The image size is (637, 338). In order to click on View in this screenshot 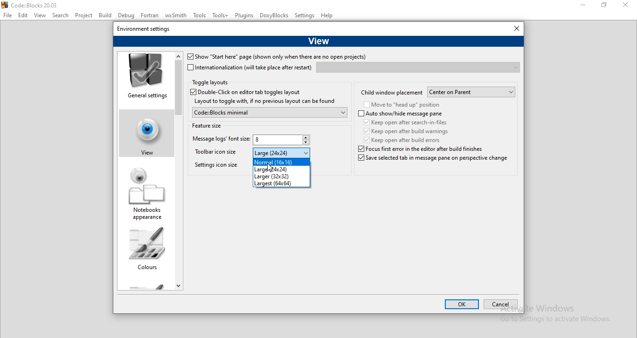, I will do `click(318, 40)`.